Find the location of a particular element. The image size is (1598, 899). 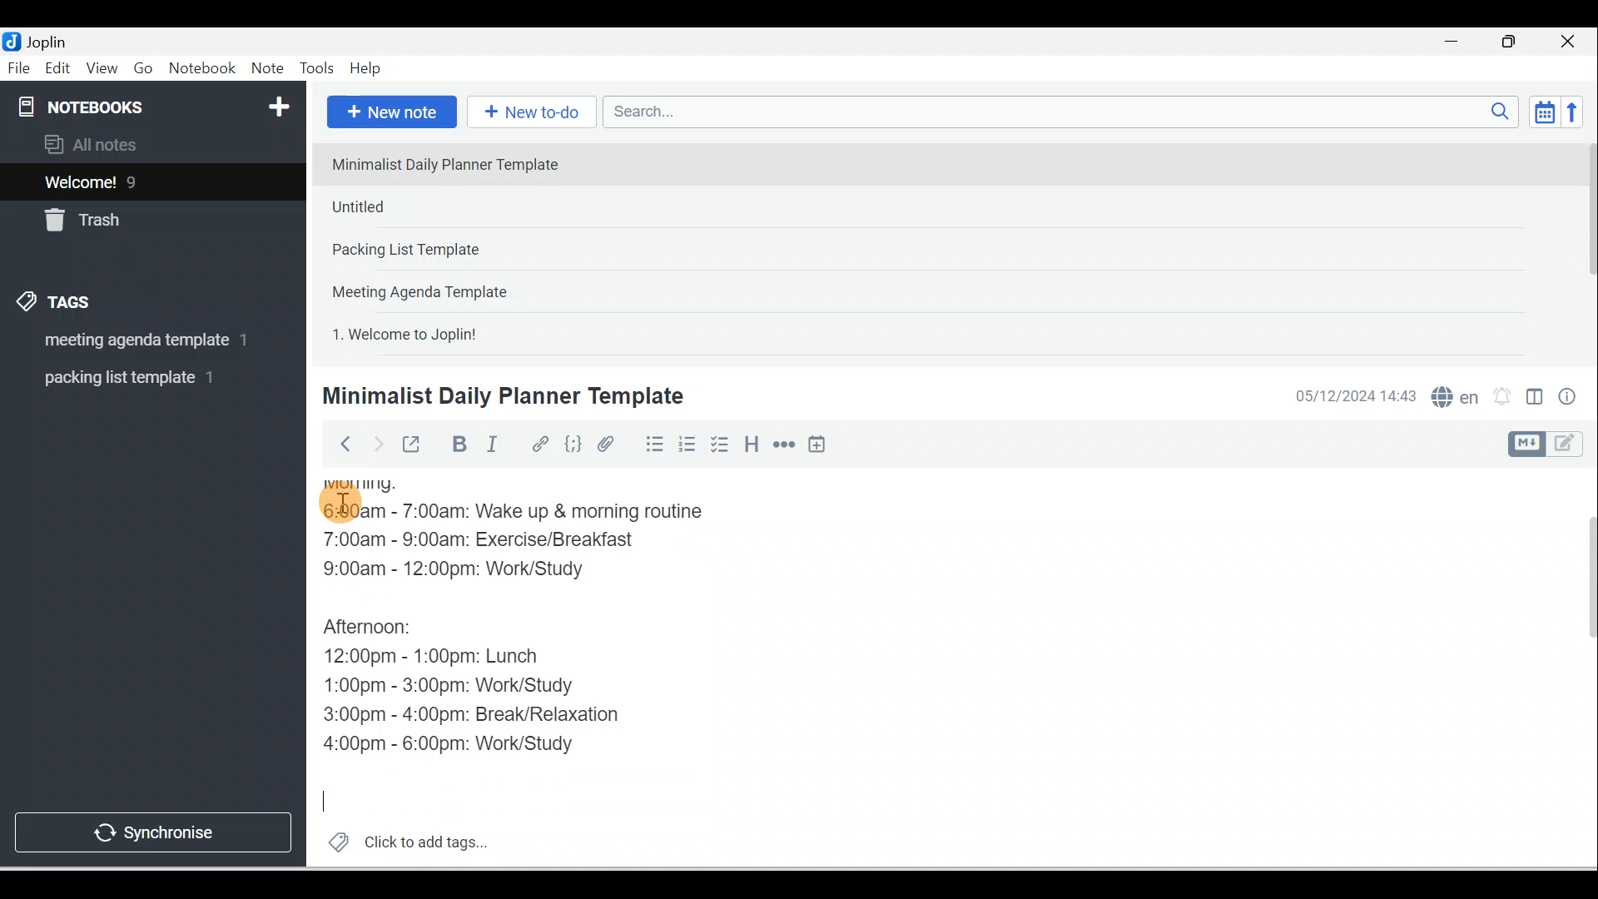

File is located at coordinates (20, 67).